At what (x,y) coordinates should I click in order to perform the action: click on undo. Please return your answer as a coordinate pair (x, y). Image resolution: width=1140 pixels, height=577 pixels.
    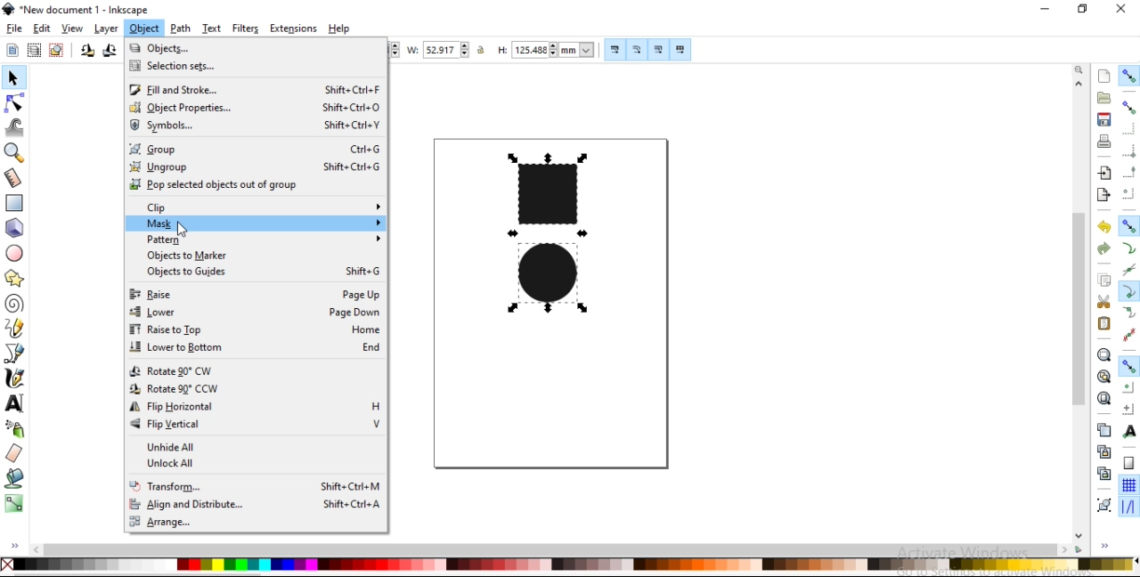
    Looking at the image, I should click on (1103, 227).